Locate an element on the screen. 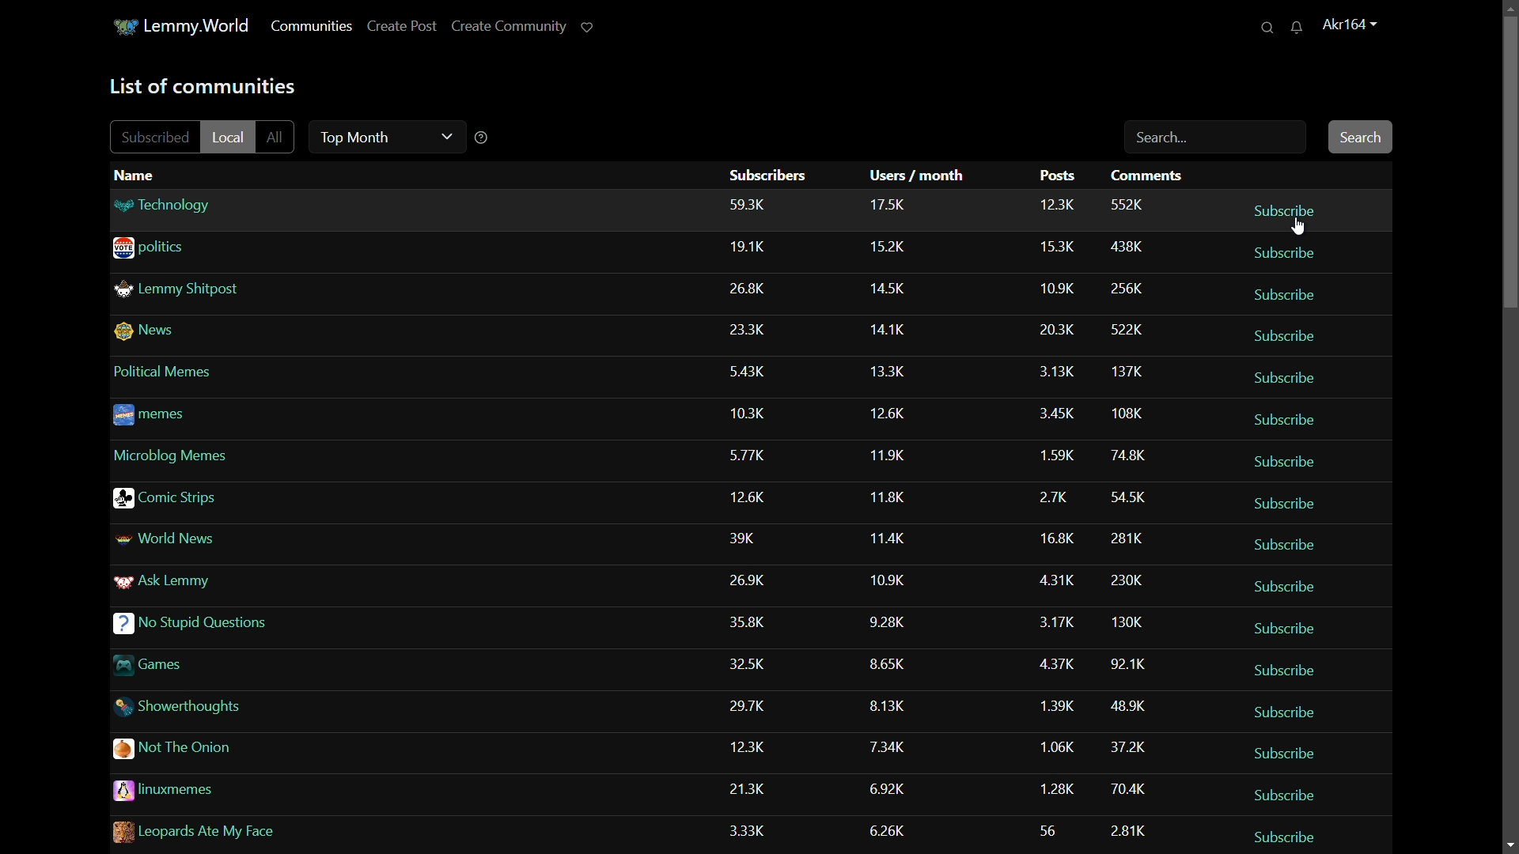  comments is located at coordinates (1128, 372).